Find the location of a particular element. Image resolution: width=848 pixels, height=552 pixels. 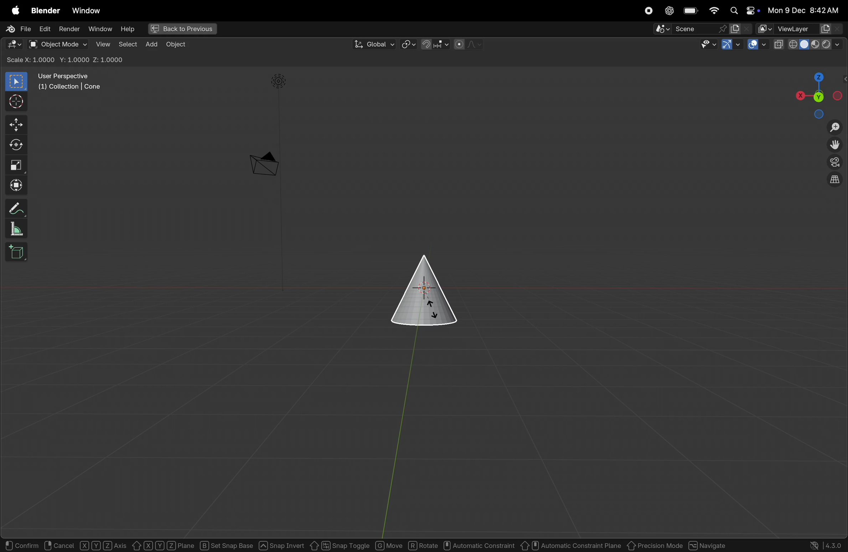

version is located at coordinates (825, 545).